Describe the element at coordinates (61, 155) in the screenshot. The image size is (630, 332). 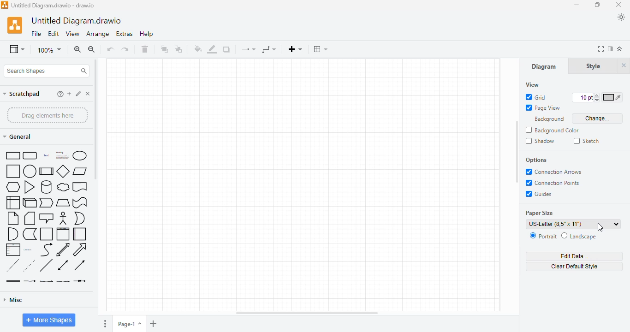
I see `heading` at that location.